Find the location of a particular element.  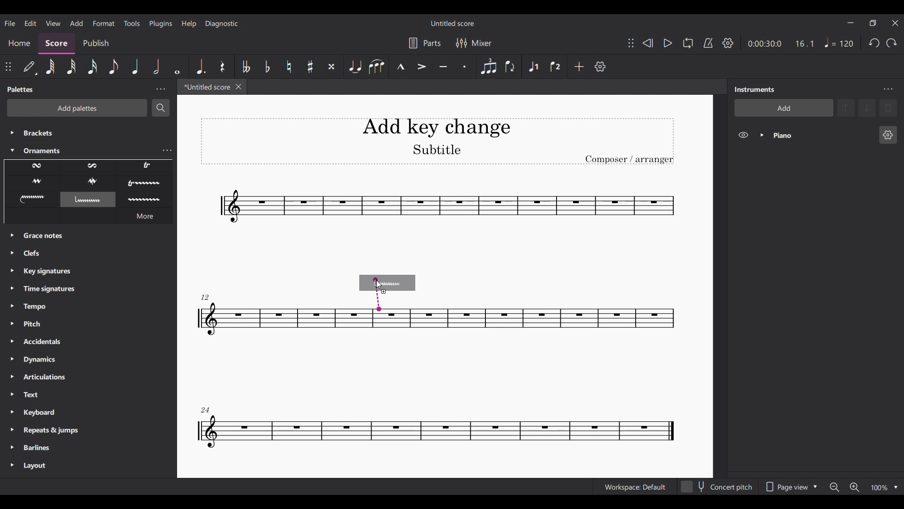

Zoom options is located at coordinates (896, 487).